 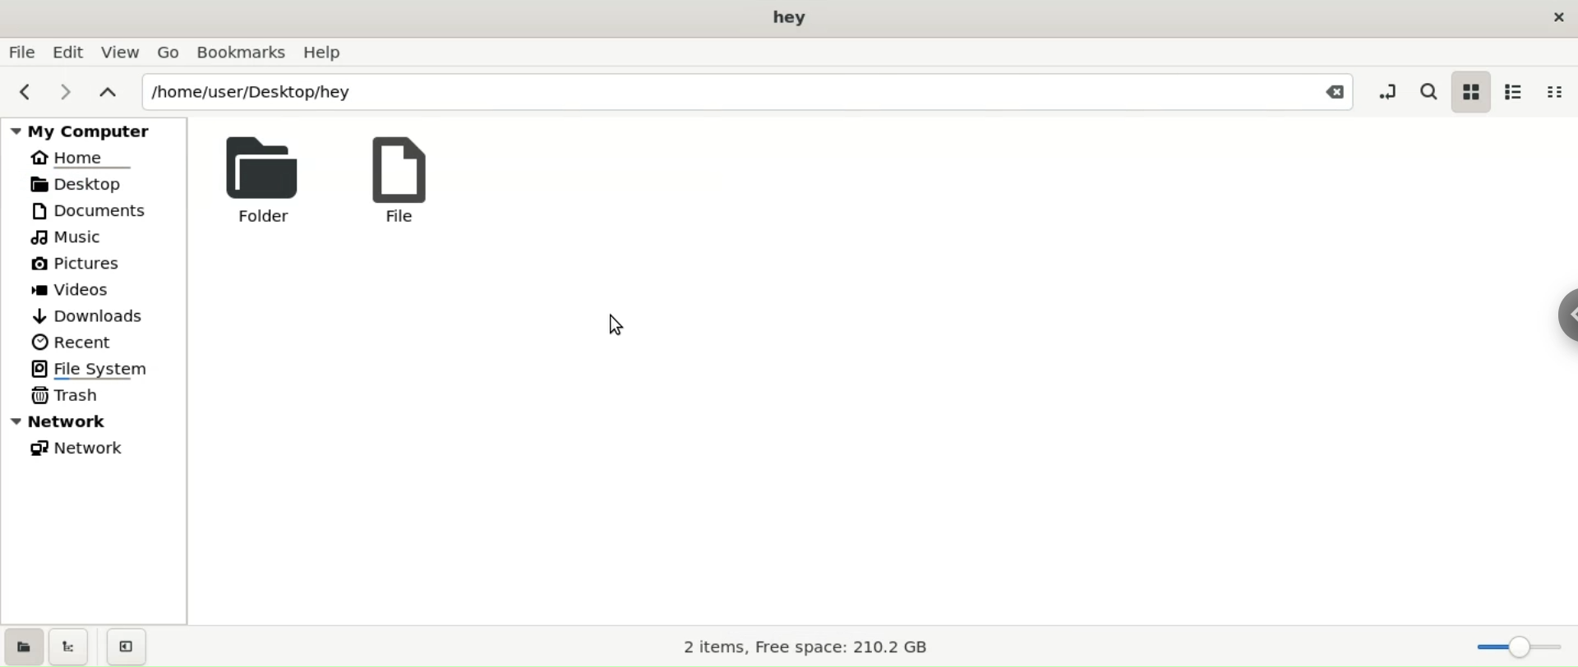 What do you see at coordinates (1558, 90) in the screenshot?
I see `compact view` at bounding box center [1558, 90].